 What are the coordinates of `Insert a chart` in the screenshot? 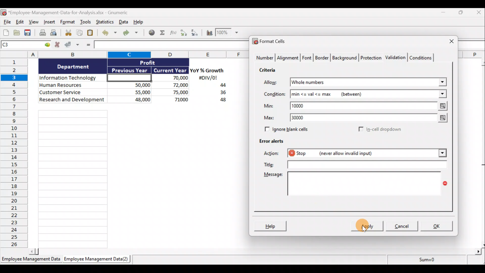 It's located at (207, 32).